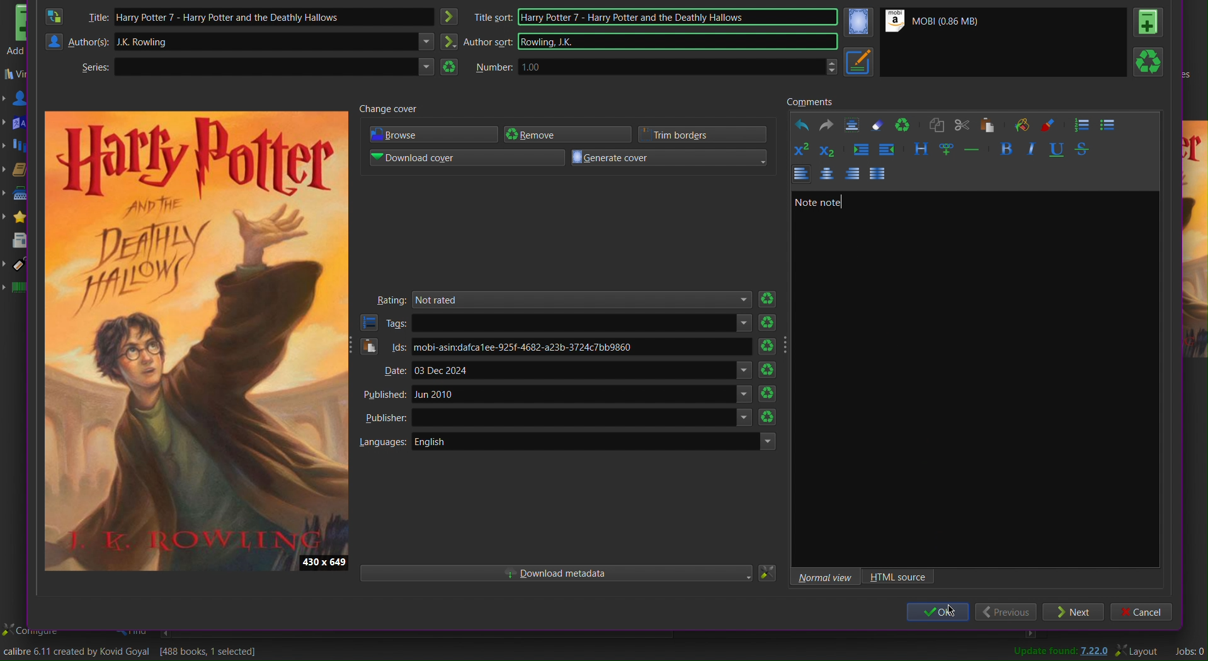 The height and width of the screenshot is (661, 1208). What do you see at coordinates (1144, 613) in the screenshot?
I see `Cancel` at bounding box center [1144, 613].